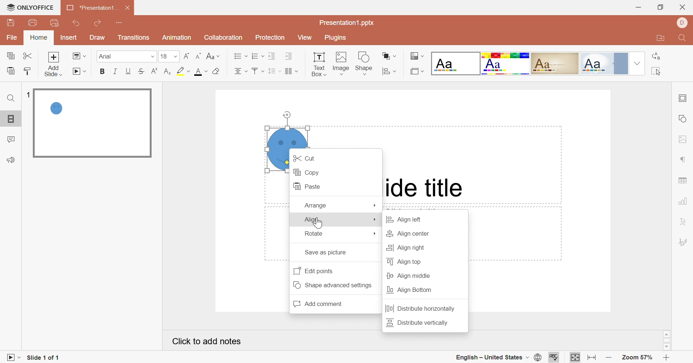 The height and width of the screenshot is (363, 693). I want to click on Drop Down, so click(152, 57).